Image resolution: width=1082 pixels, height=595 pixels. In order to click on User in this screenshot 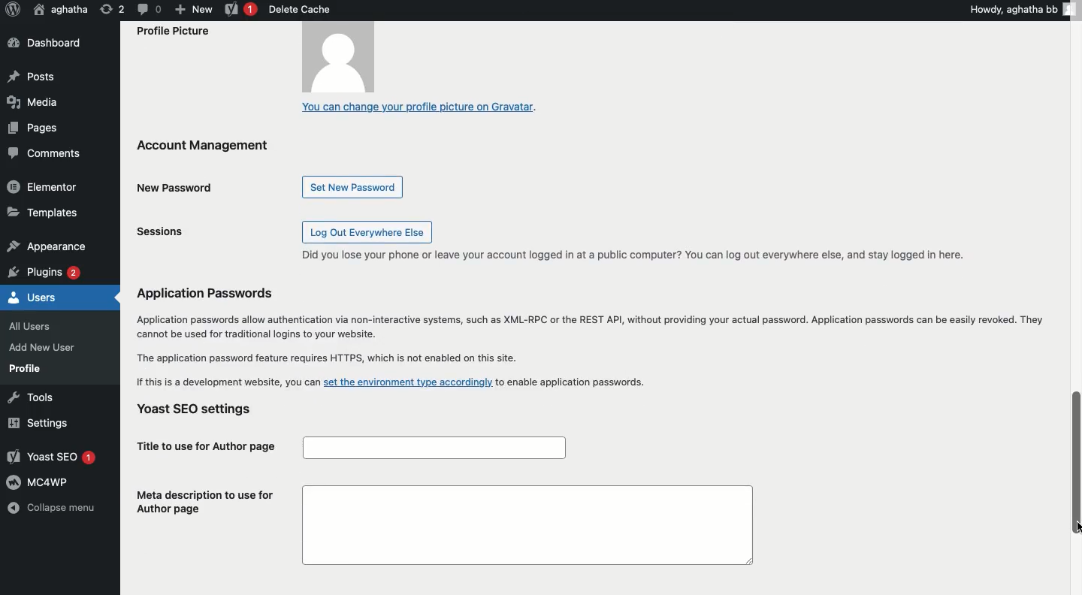, I will do `click(62, 9)`.